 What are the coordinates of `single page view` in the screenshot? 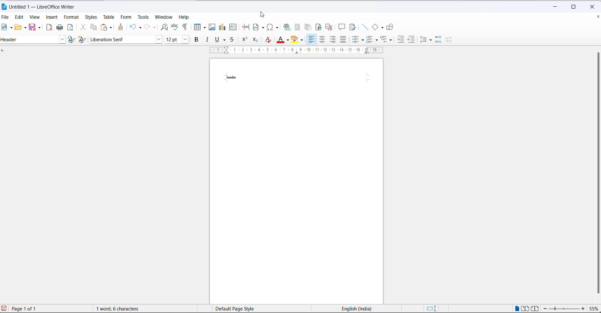 It's located at (517, 309).